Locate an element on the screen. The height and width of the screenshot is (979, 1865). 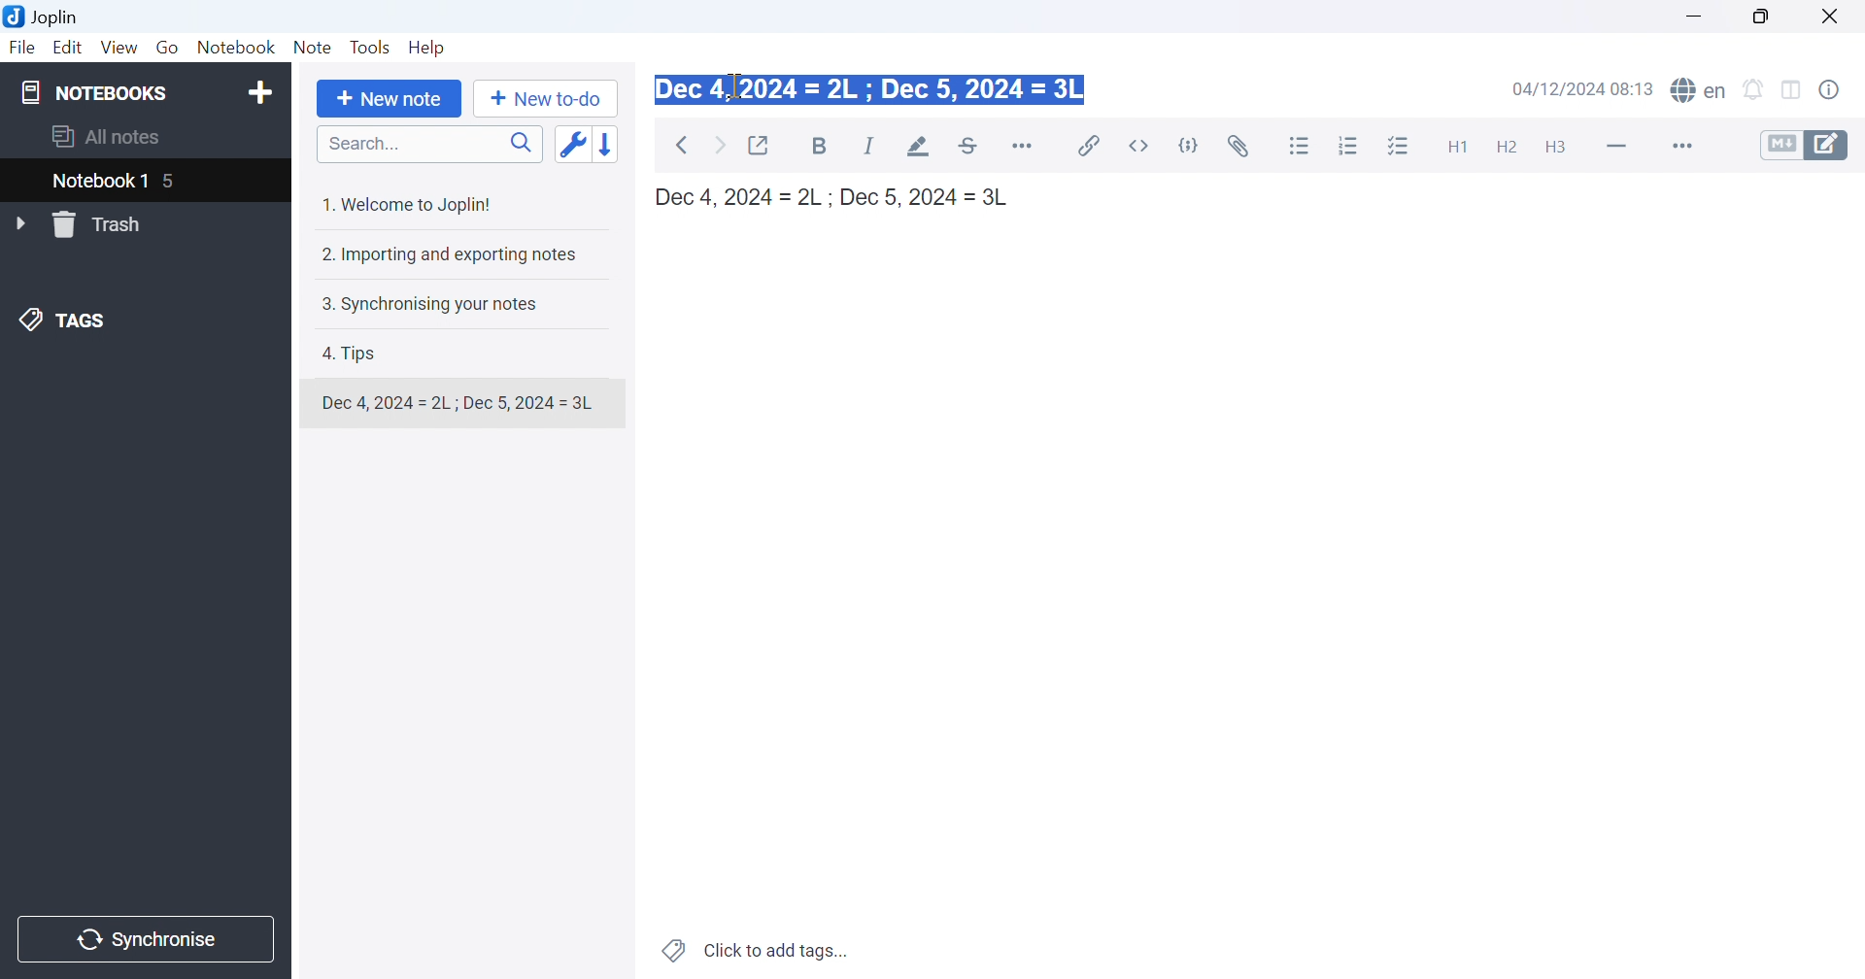
Restore Down is located at coordinates (1770, 15).